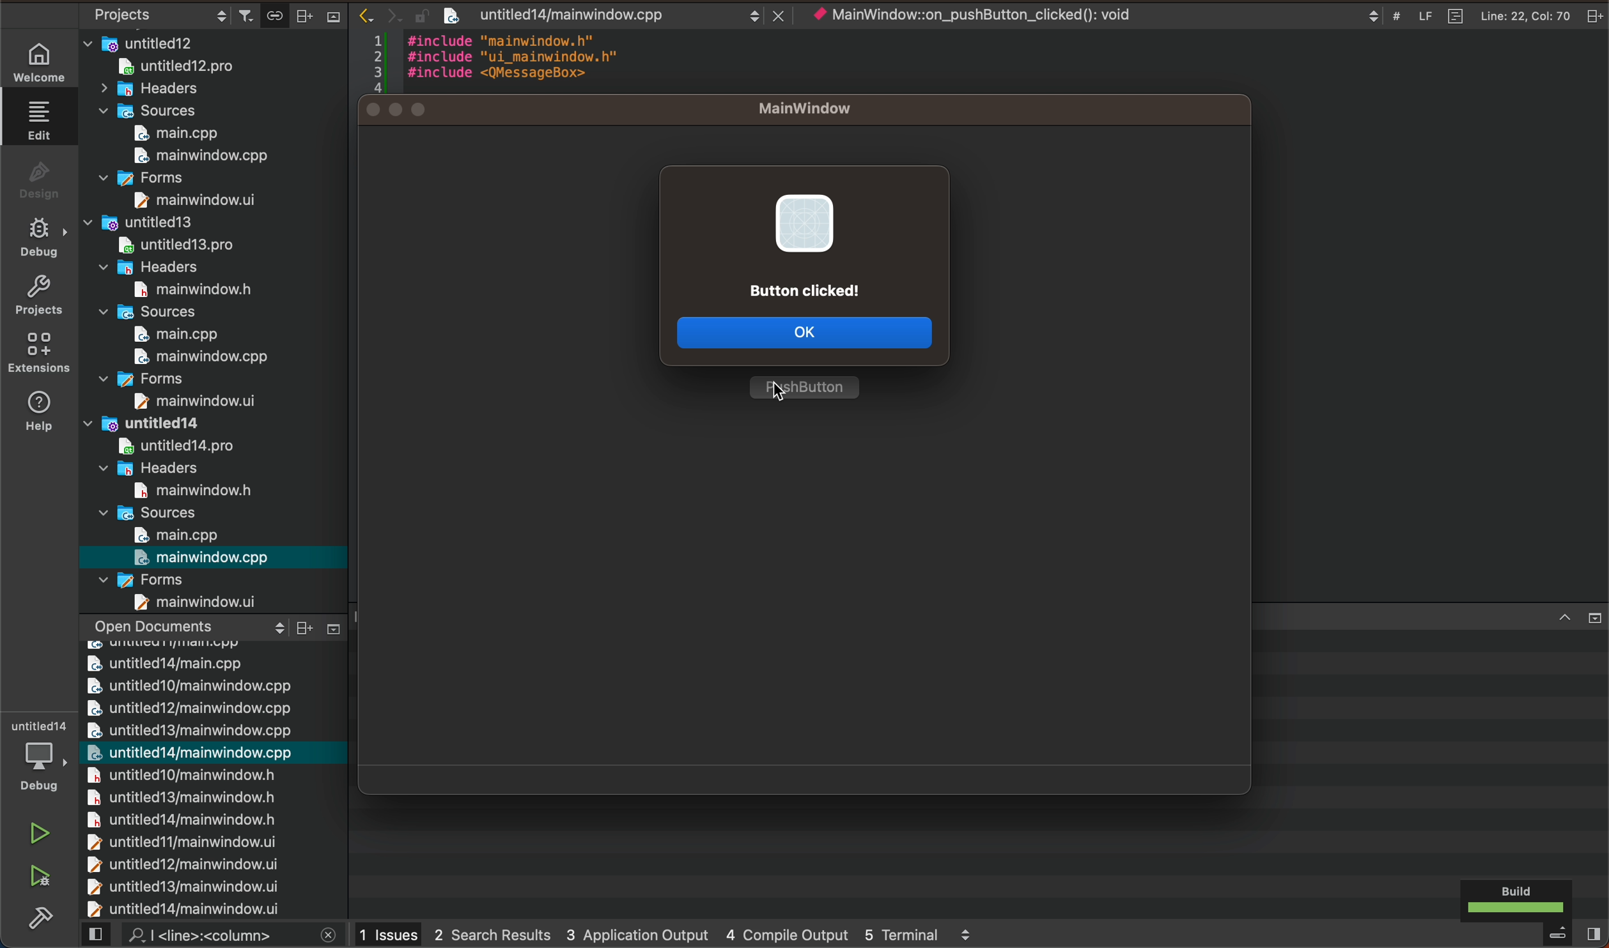 The height and width of the screenshot is (948, 1609). Describe the element at coordinates (40, 917) in the screenshot. I see `` at that location.